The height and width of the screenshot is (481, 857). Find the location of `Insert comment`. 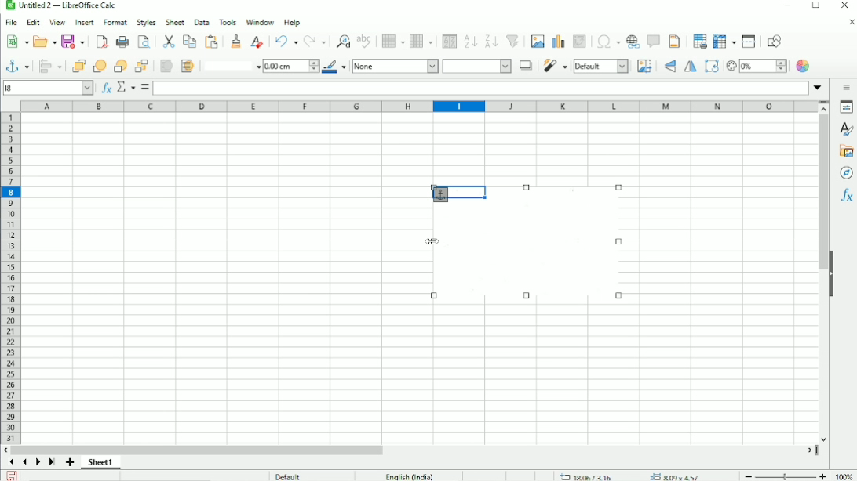

Insert comment is located at coordinates (653, 41).